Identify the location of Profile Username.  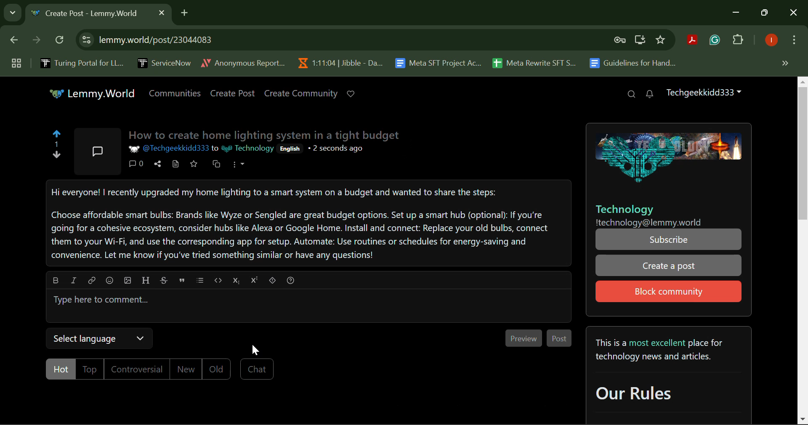
(704, 93).